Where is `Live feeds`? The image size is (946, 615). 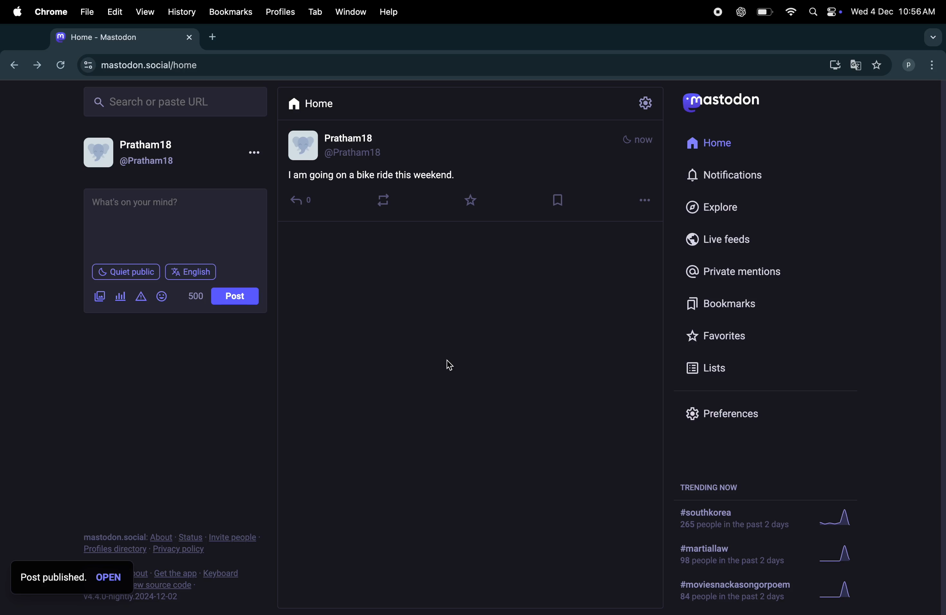 Live feeds is located at coordinates (726, 238).